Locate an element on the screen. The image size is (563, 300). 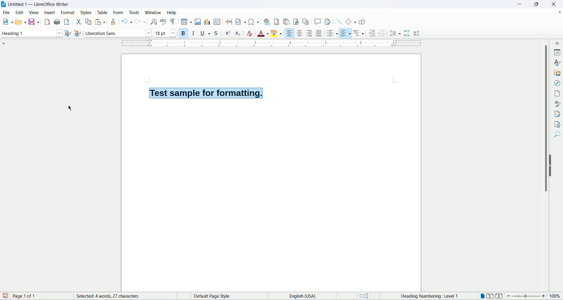
increase indent is located at coordinates (372, 34).